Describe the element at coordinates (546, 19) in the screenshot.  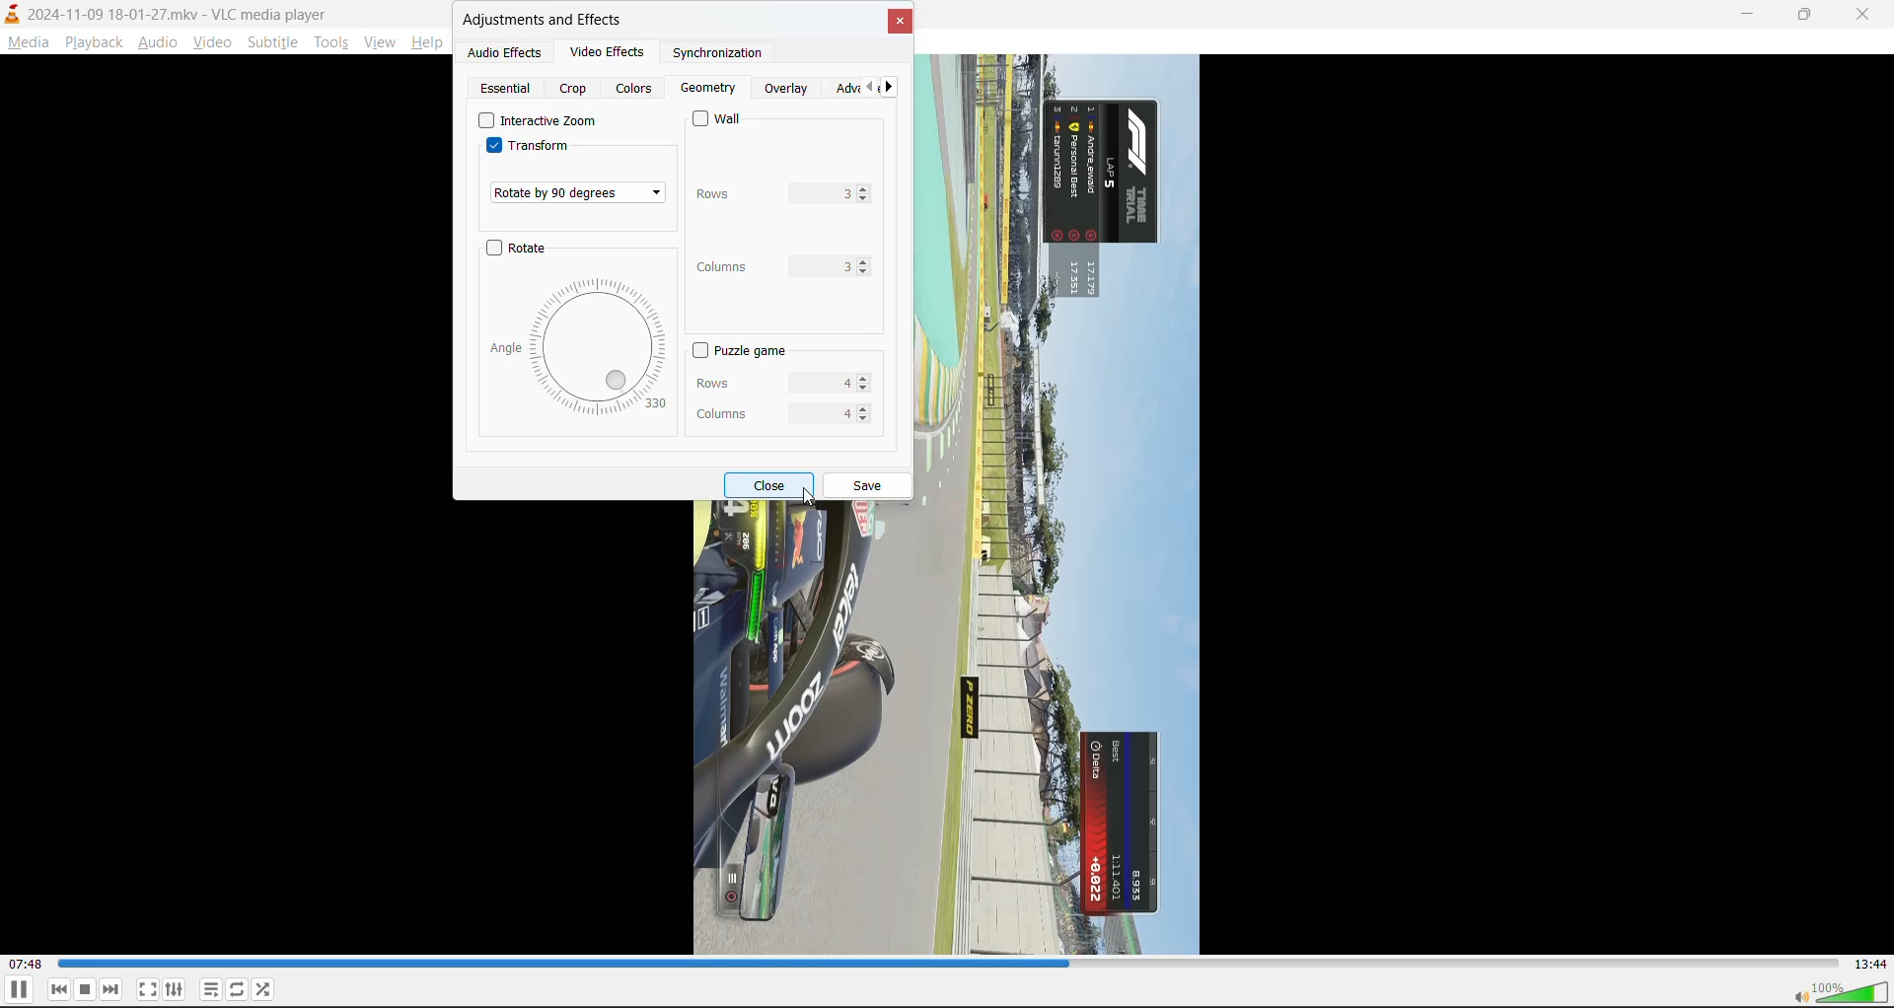
I see `adjustments and effects` at that location.